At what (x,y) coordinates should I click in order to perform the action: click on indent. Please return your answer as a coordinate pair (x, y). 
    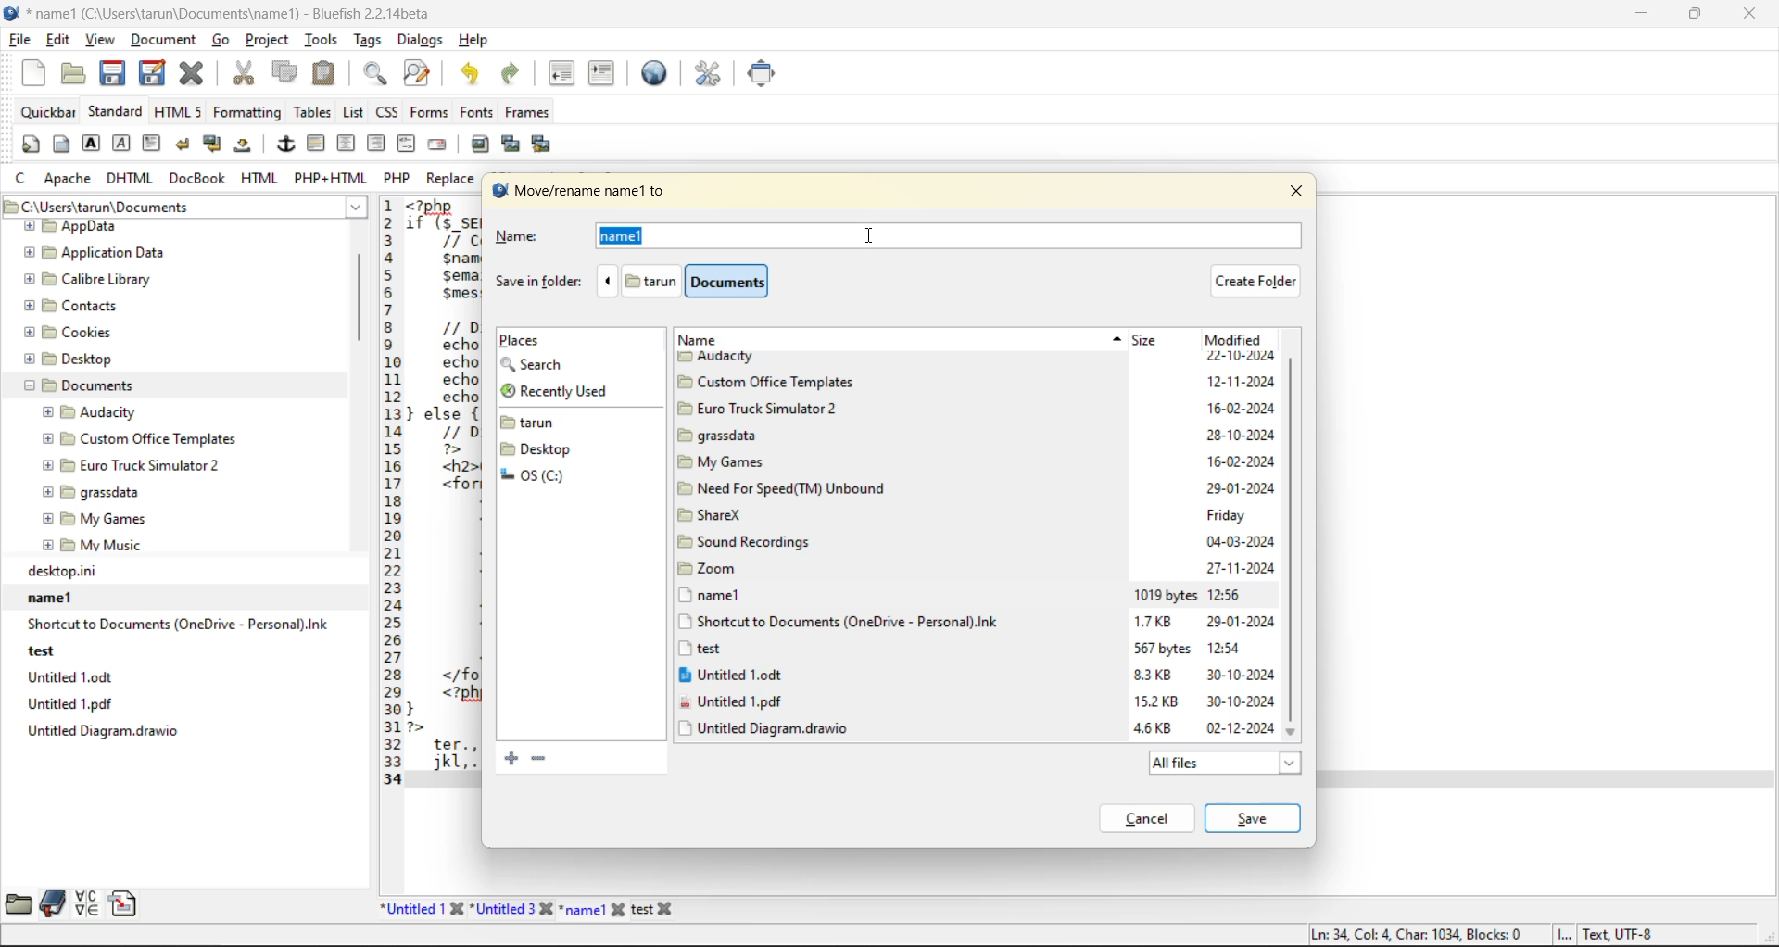
    Looking at the image, I should click on (603, 77).